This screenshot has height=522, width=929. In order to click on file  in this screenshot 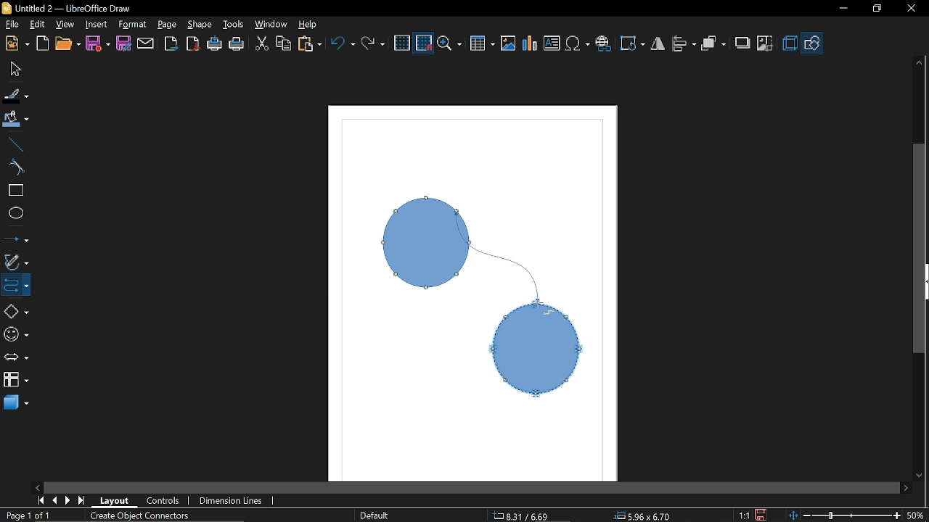, I will do `click(11, 25)`.